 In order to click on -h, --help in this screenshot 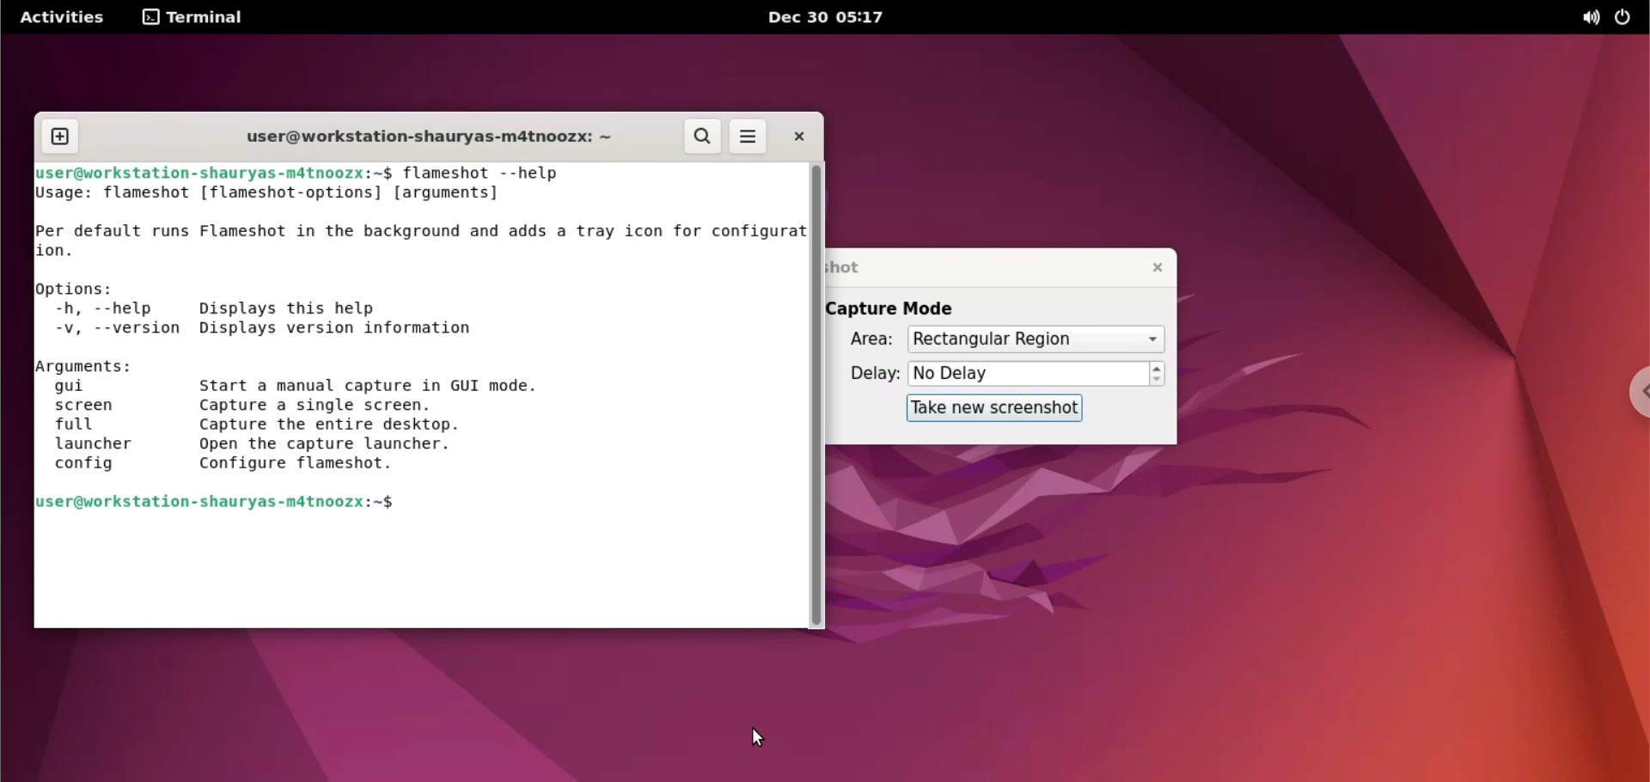, I will do `click(110, 310)`.